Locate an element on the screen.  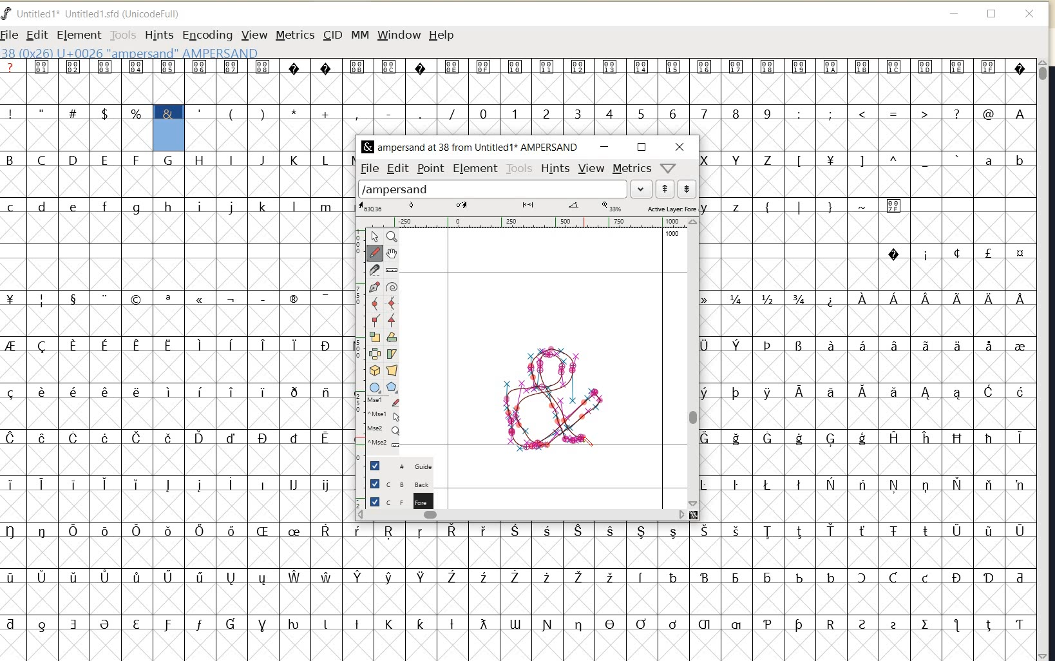
magnify is located at coordinates (393, 237).